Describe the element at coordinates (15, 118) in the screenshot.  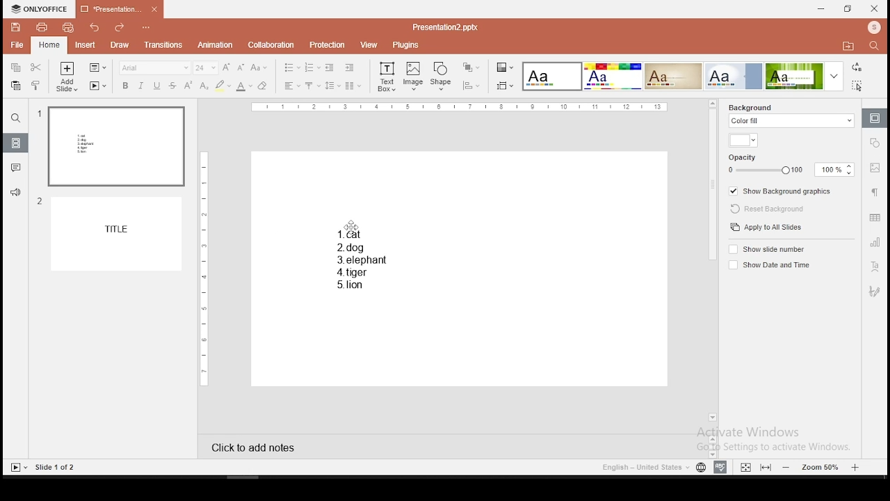
I see `find` at that location.